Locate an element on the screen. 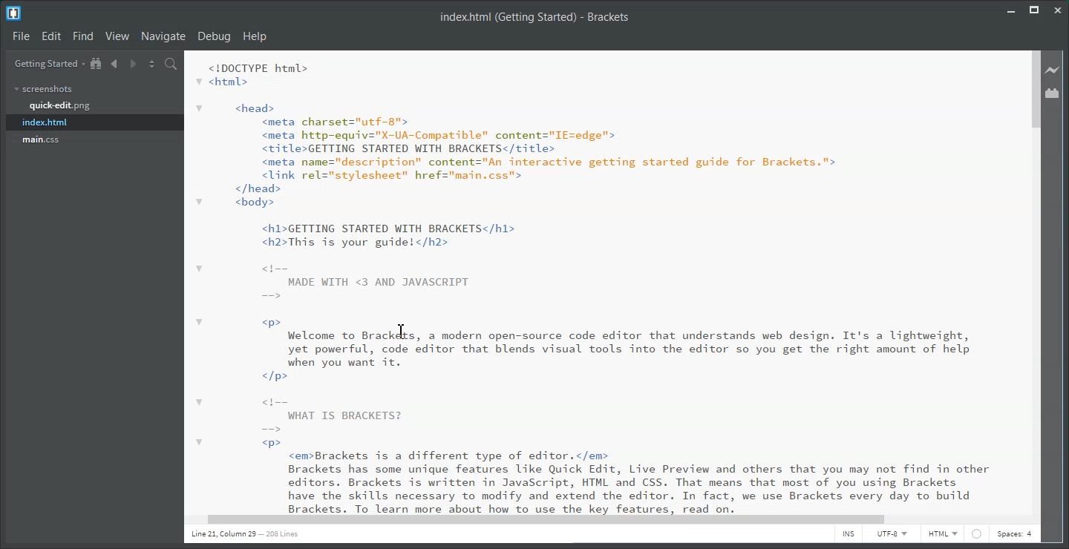 The image size is (1069, 549). File is located at coordinates (21, 36).